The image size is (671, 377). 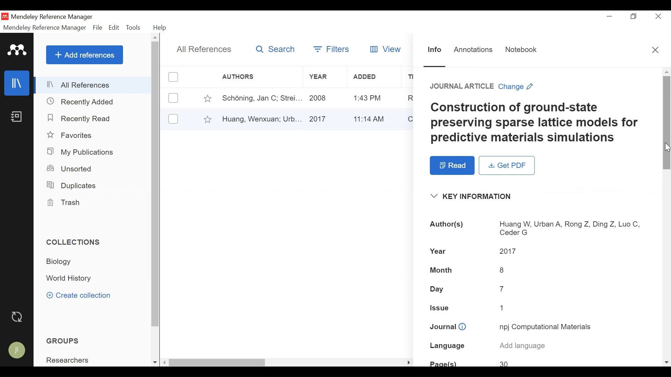 What do you see at coordinates (18, 50) in the screenshot?
I see `Mendeley logo` at bounding box center [18, 50].